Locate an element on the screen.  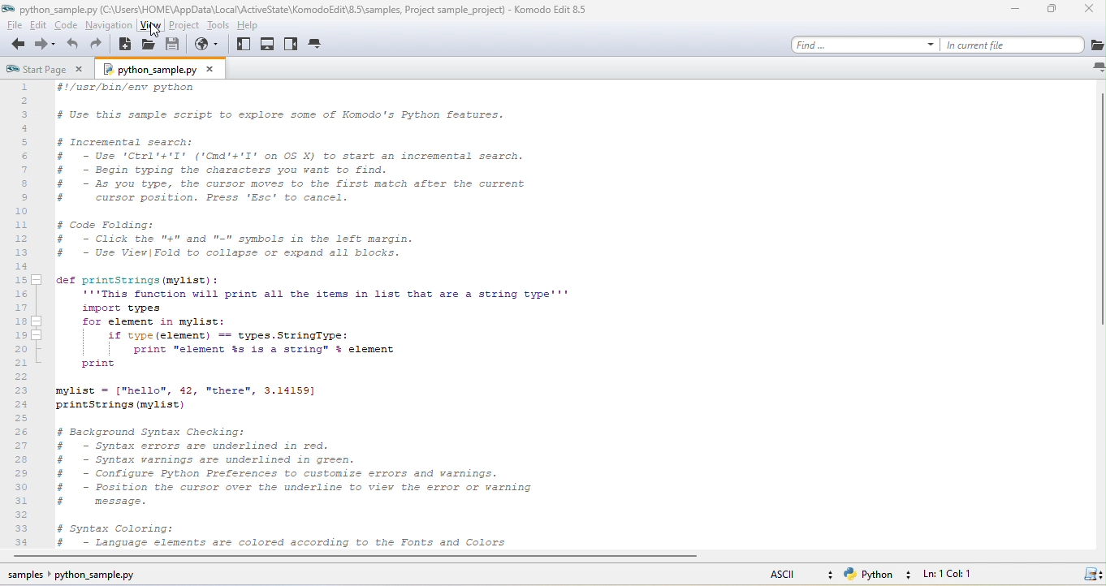
ascii is located at coordinates (800, 575).